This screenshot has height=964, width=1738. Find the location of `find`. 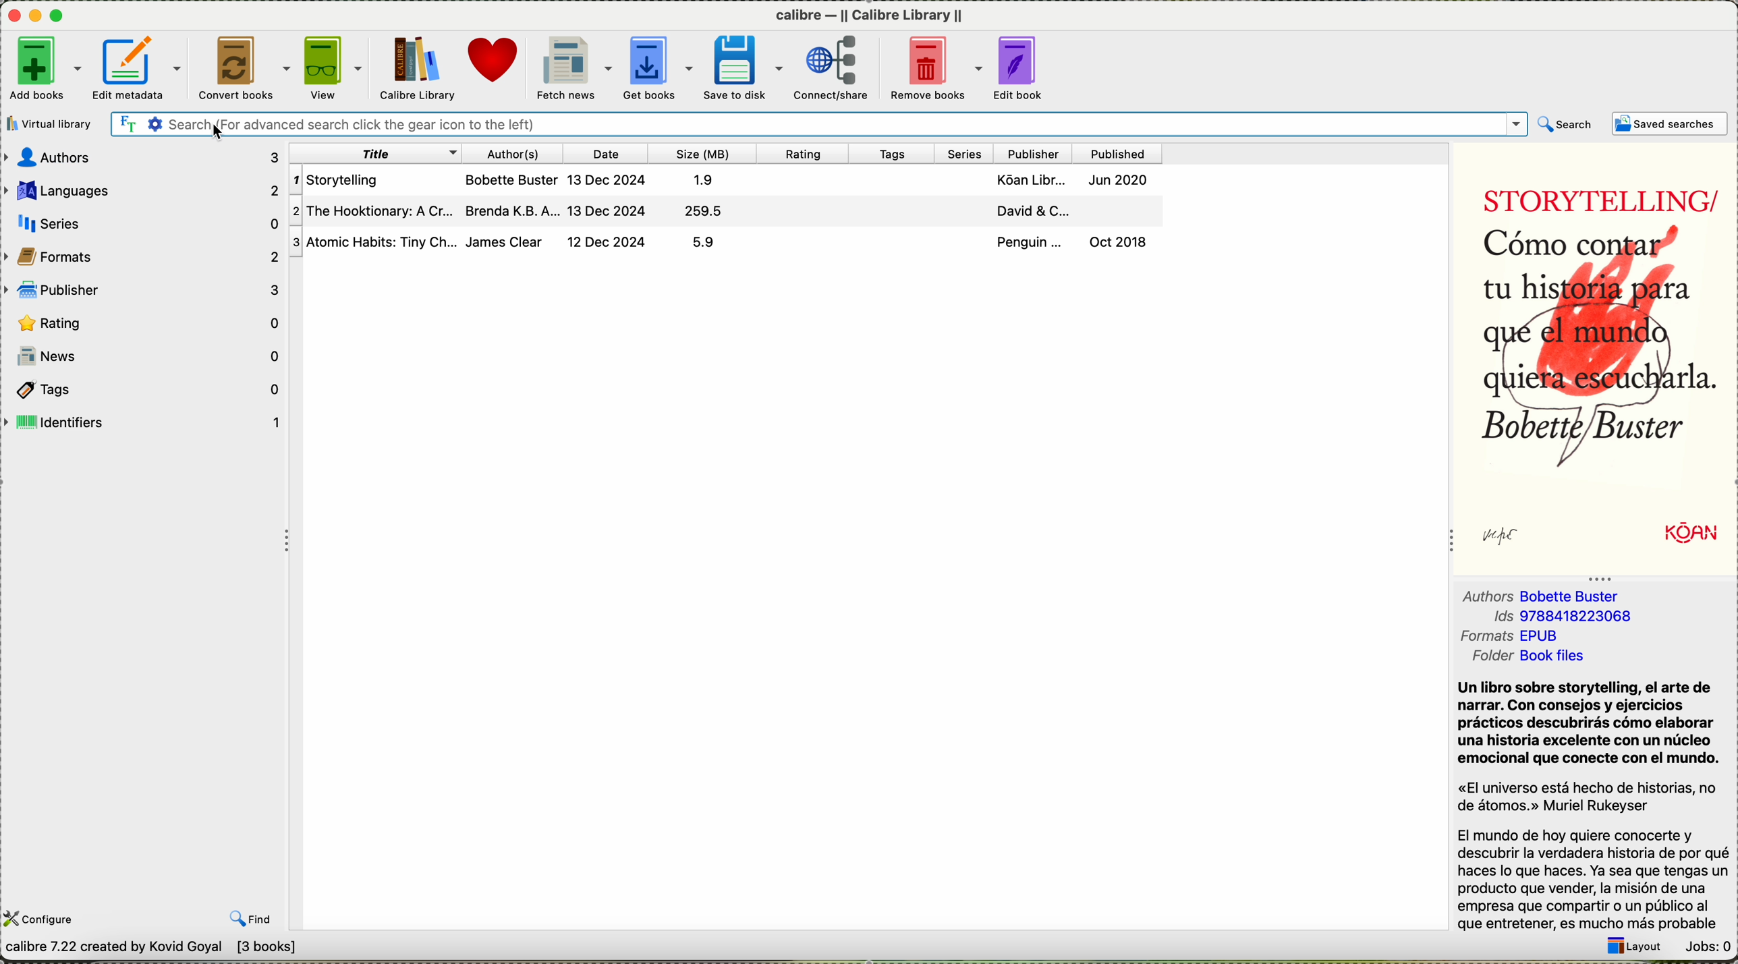

find is located at coordinates (252, 919).